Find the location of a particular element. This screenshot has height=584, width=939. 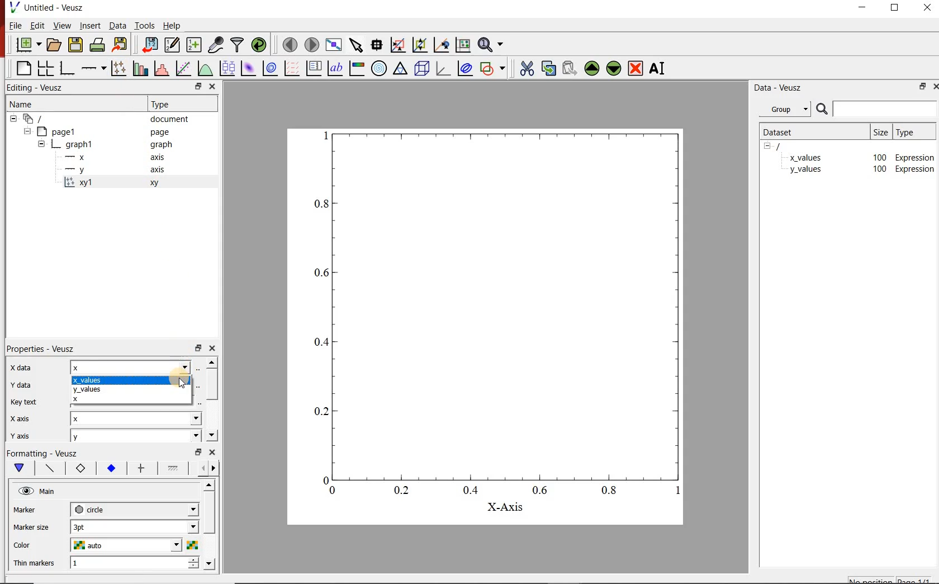

import data into veusz is located at coordinates (150, 45).